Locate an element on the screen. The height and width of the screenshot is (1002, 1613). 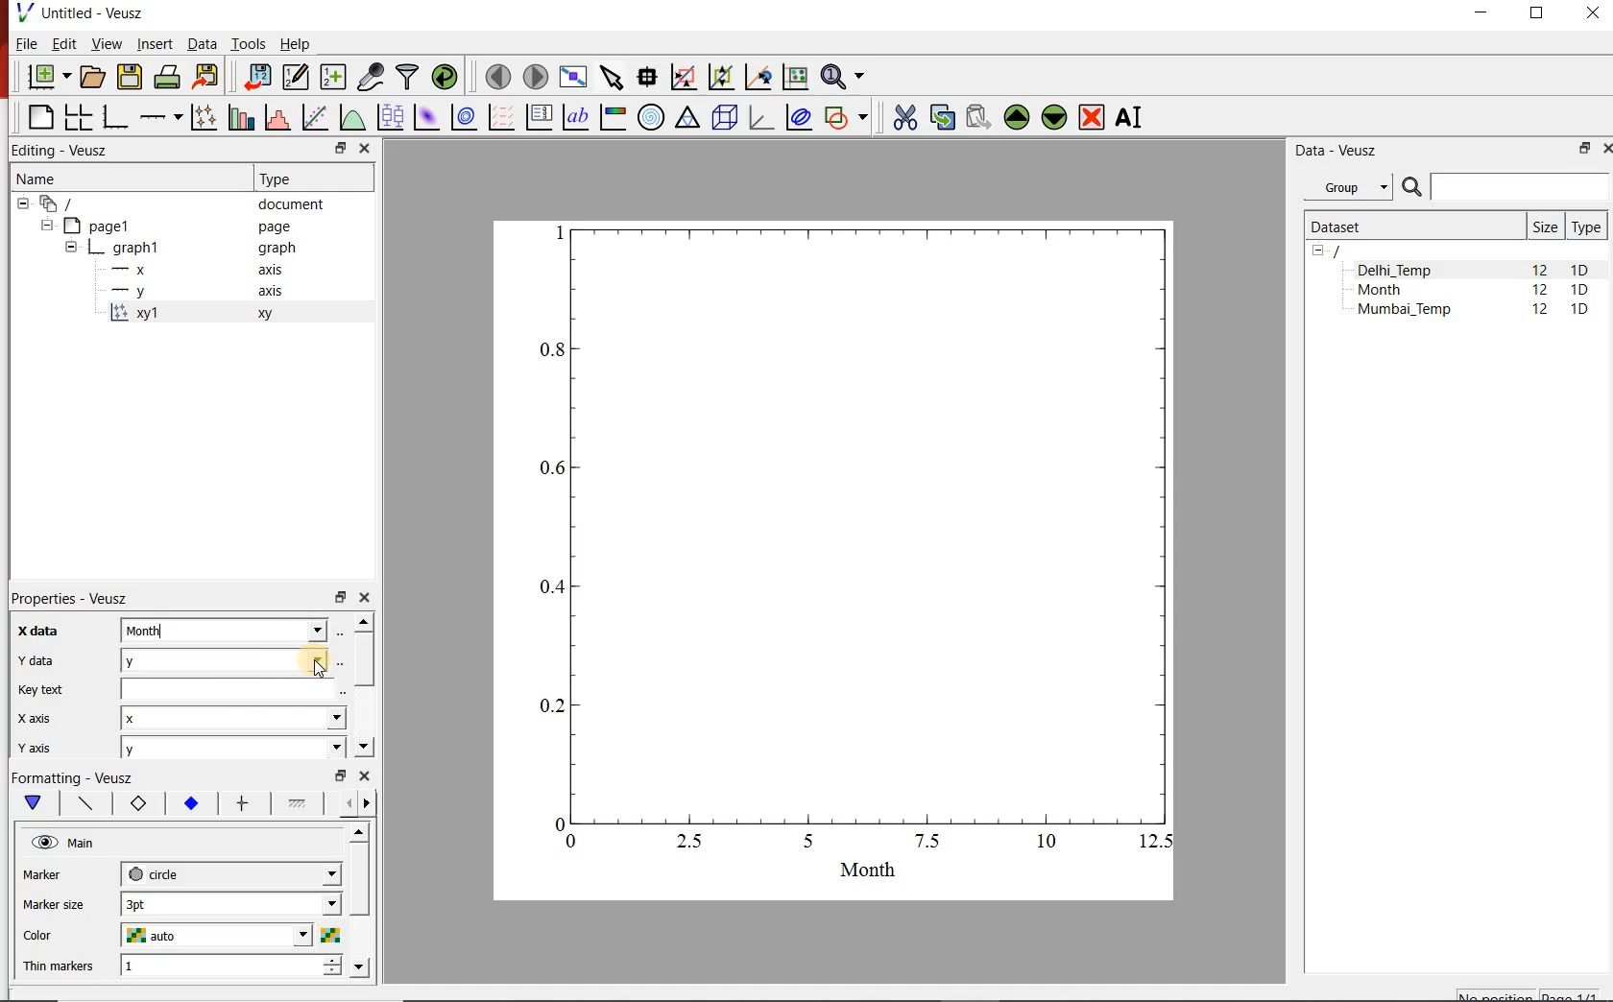
restore is located at coordinates (342, 148).